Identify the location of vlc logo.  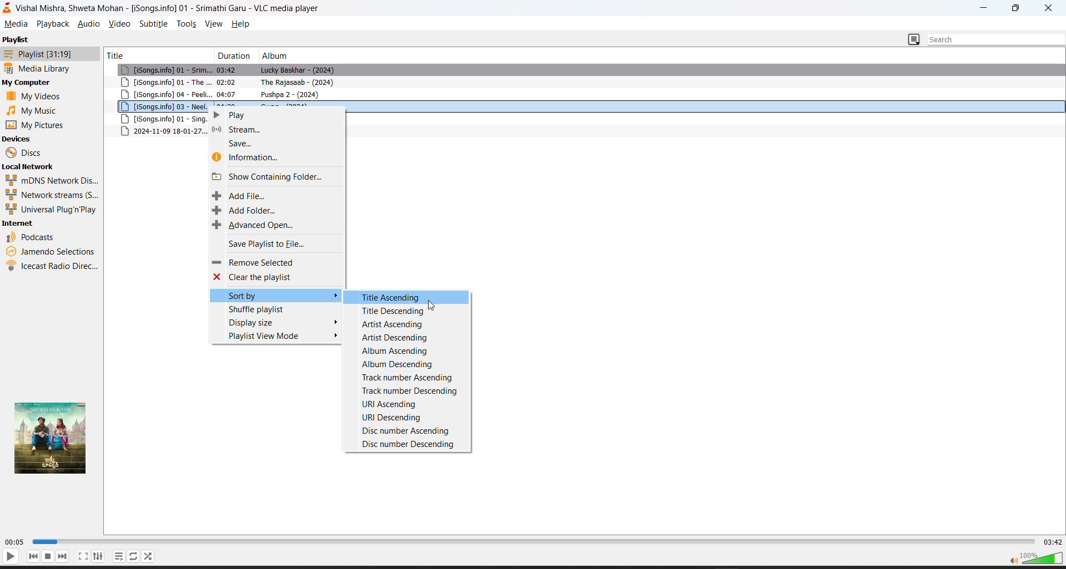
(7, 8).